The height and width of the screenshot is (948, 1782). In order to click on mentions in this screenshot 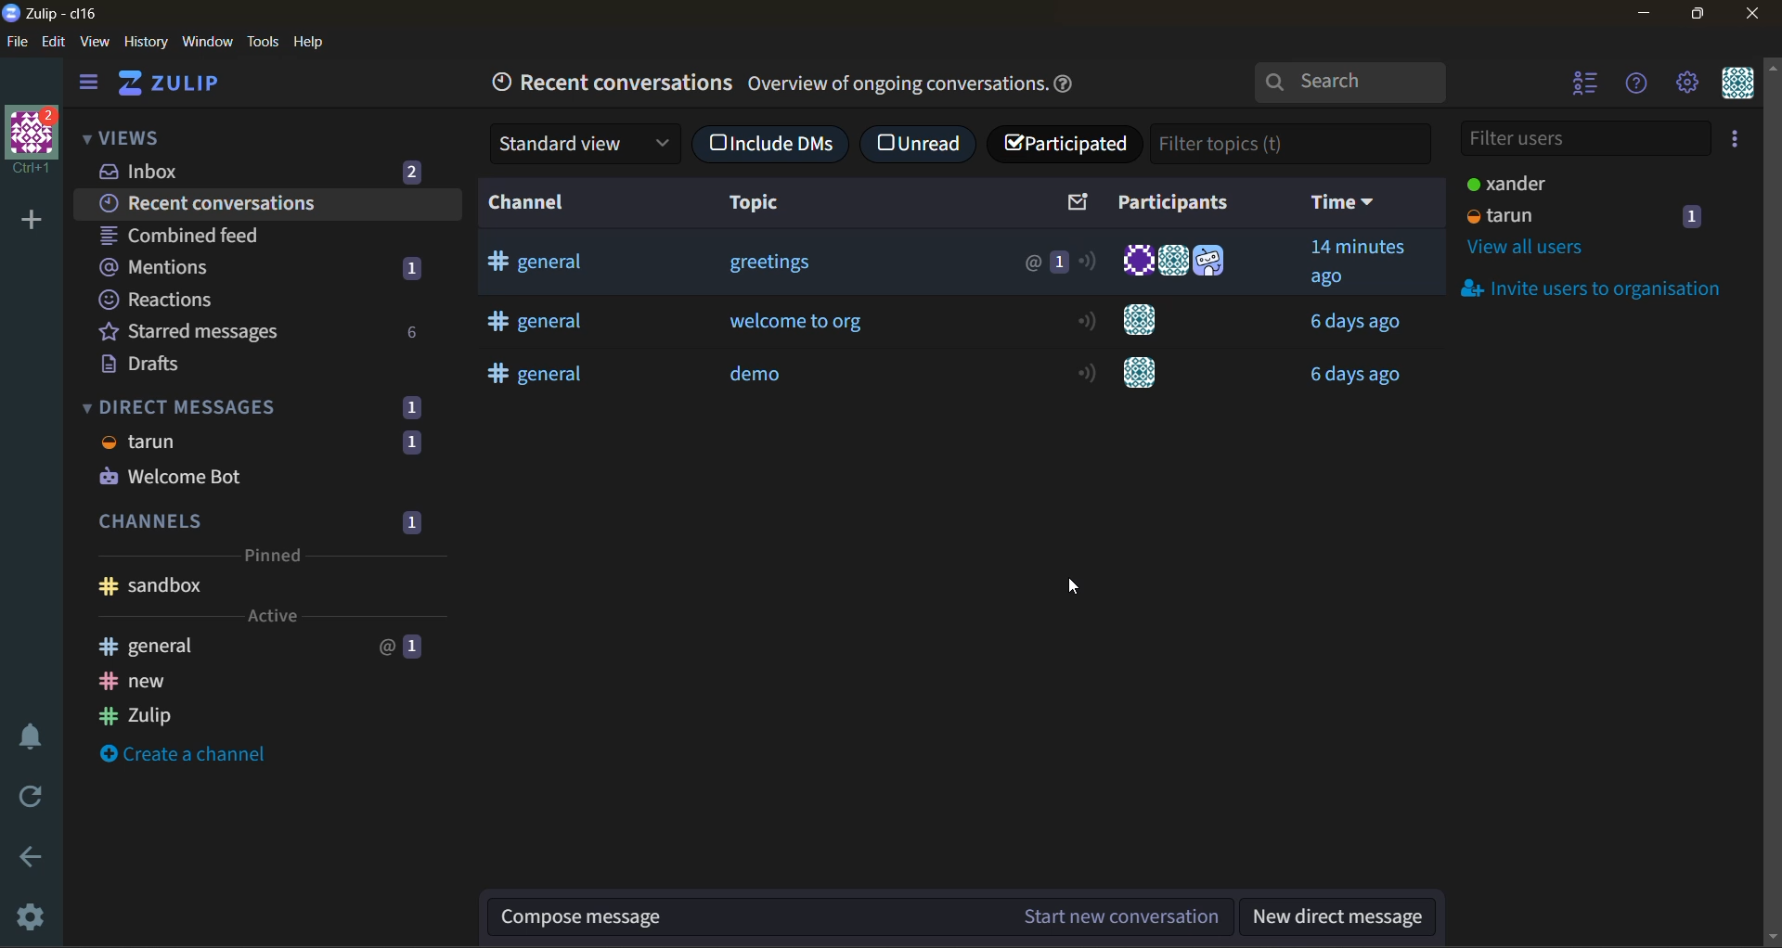, I will do `click(267, 267)`.